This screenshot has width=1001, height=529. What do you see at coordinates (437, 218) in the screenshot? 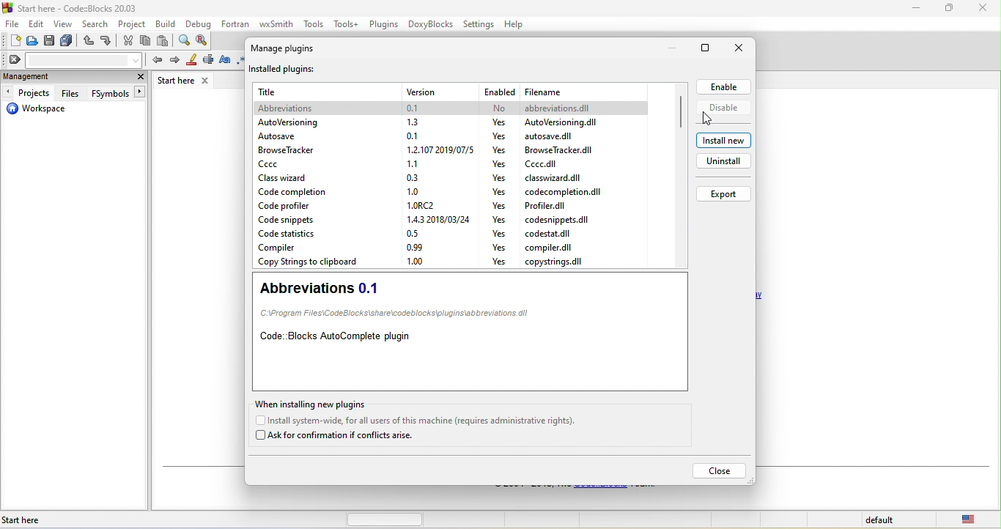
I see `version ` at bounding box center [437, 218].